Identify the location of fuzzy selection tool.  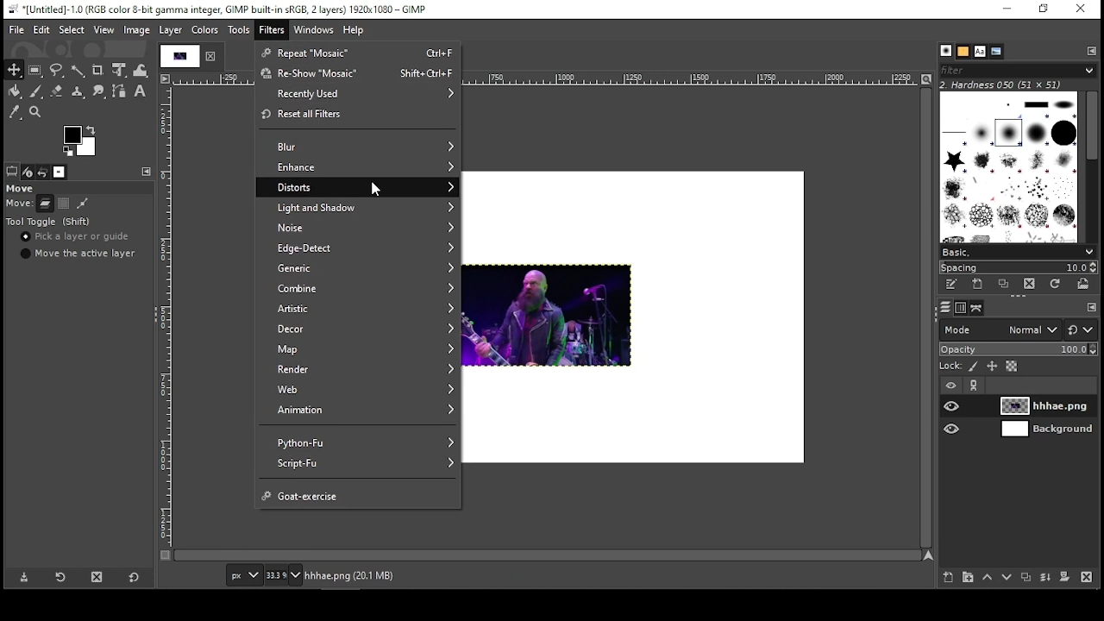
(78, 72).